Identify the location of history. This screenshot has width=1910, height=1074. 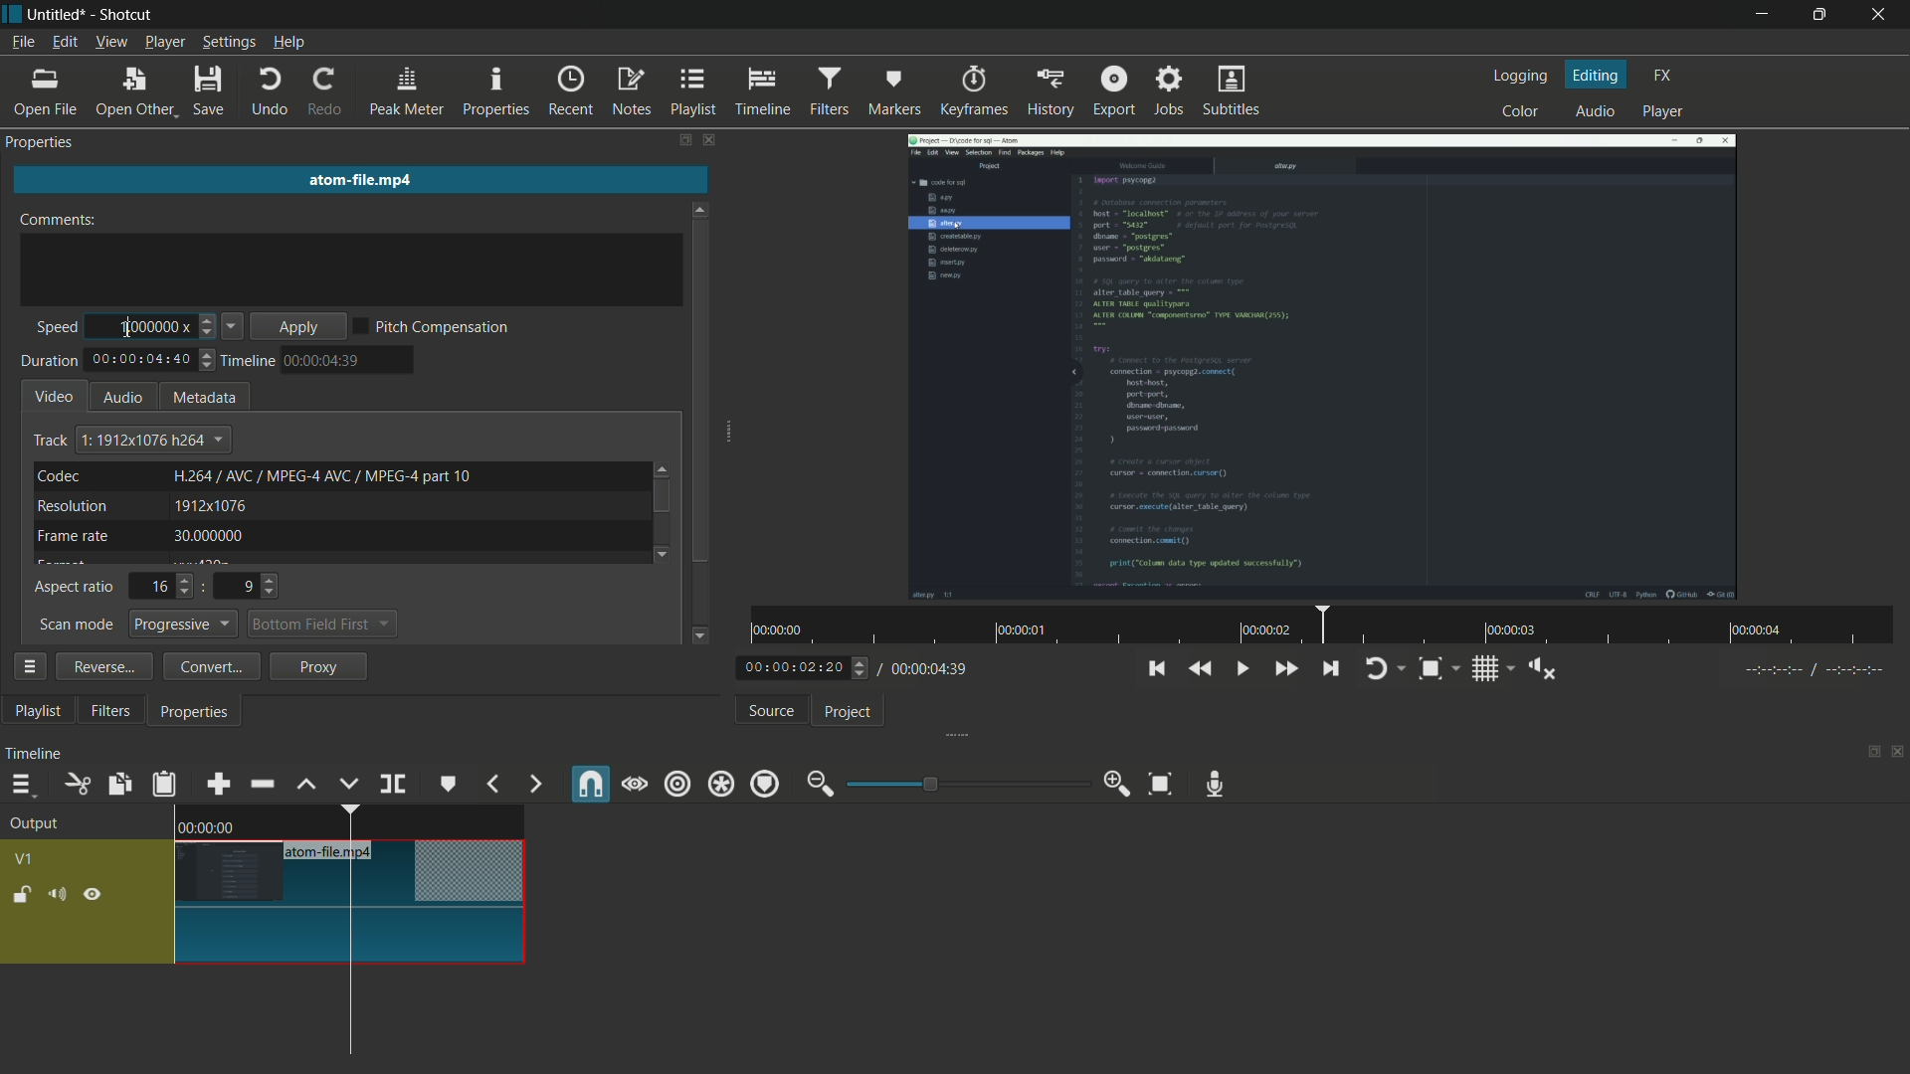
(1050, 91).